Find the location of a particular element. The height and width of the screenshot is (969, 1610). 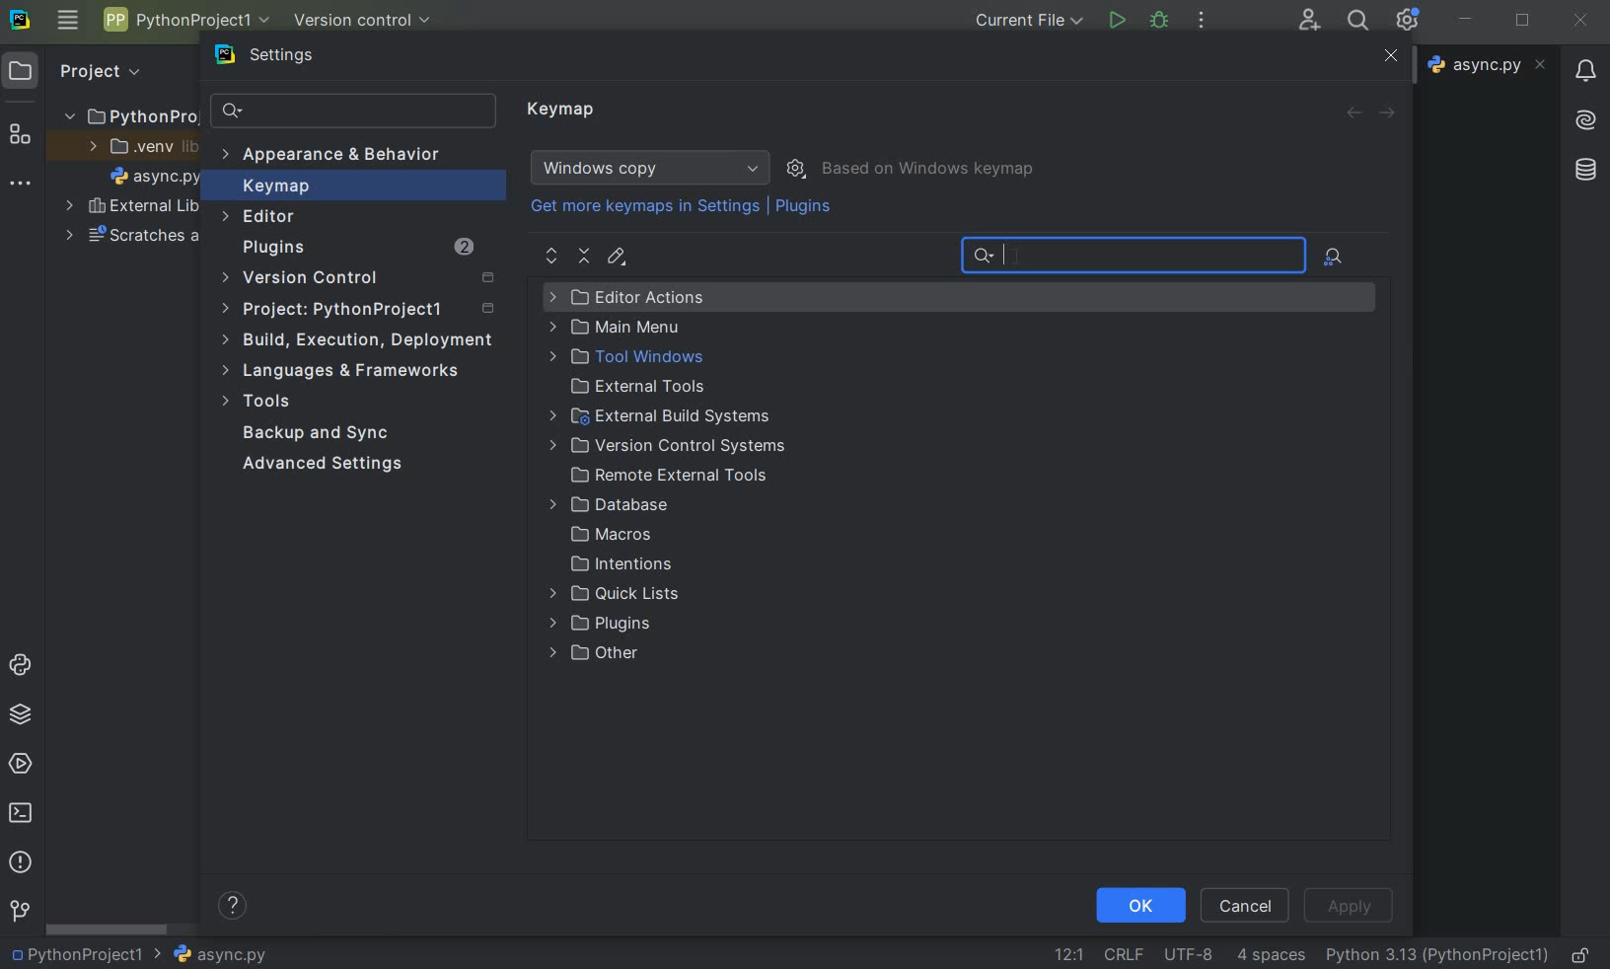

minimize is located at coordinates (1466, 19).